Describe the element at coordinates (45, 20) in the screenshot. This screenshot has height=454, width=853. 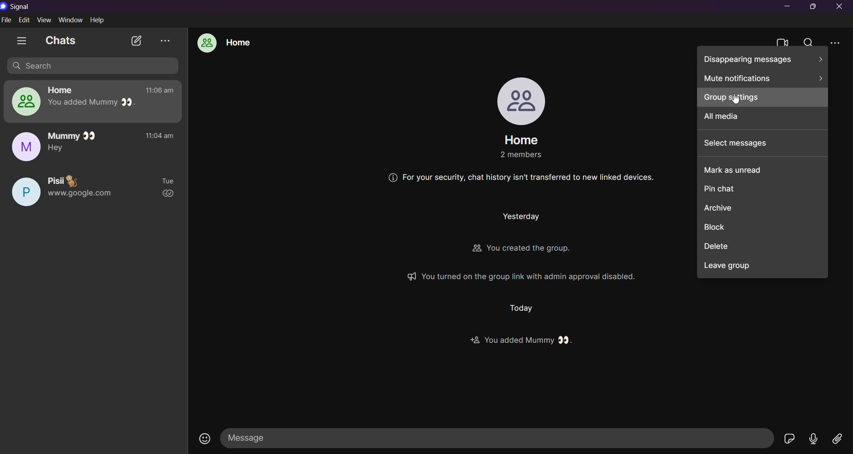
I see `view` at that location.